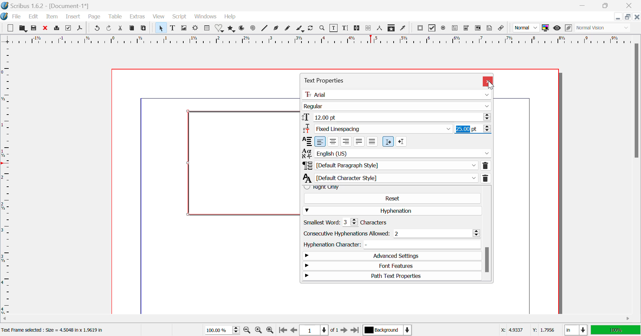 This screenshot has height=336, width=641. Describe the element at coordinates (184, 28) in the screenshot. I see `Image Frame` at that location.